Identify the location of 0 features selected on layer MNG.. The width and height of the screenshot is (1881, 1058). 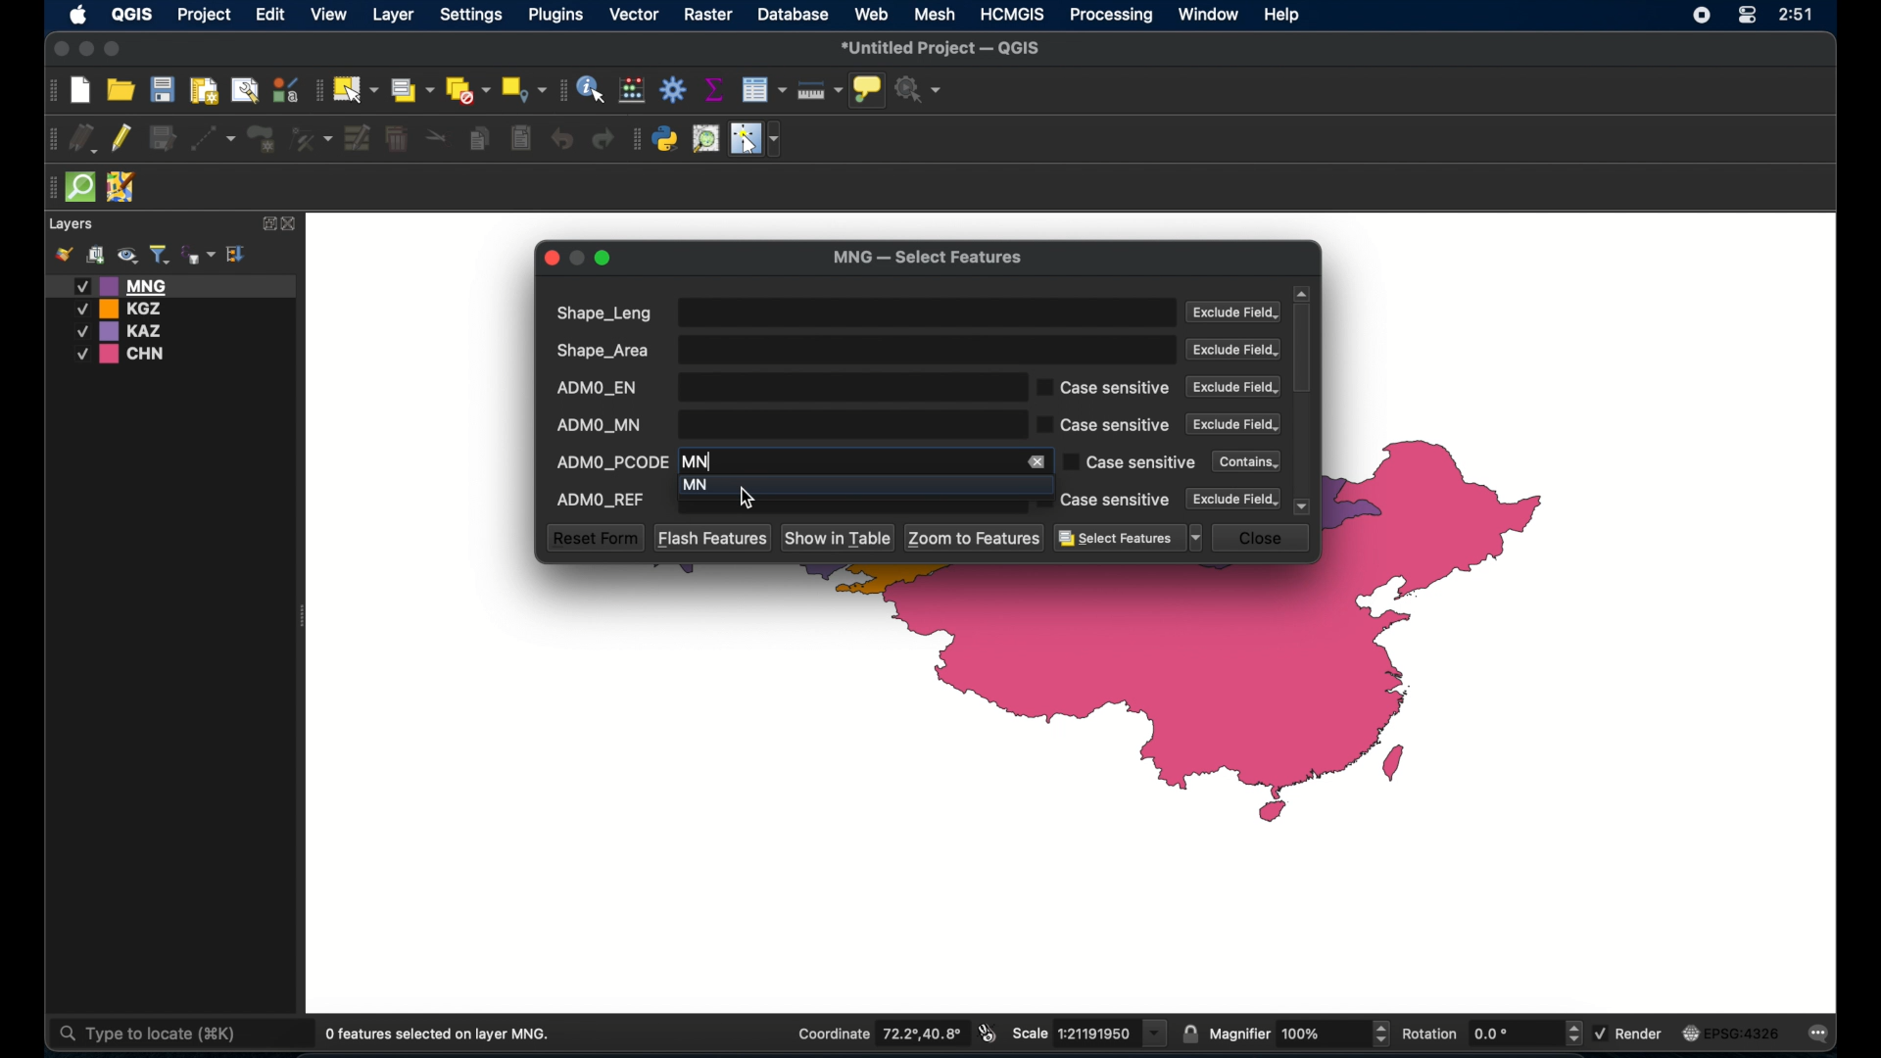
(442, 1034).